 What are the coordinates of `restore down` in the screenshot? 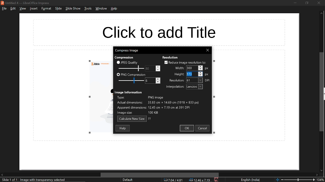 It's located at (307, 3).